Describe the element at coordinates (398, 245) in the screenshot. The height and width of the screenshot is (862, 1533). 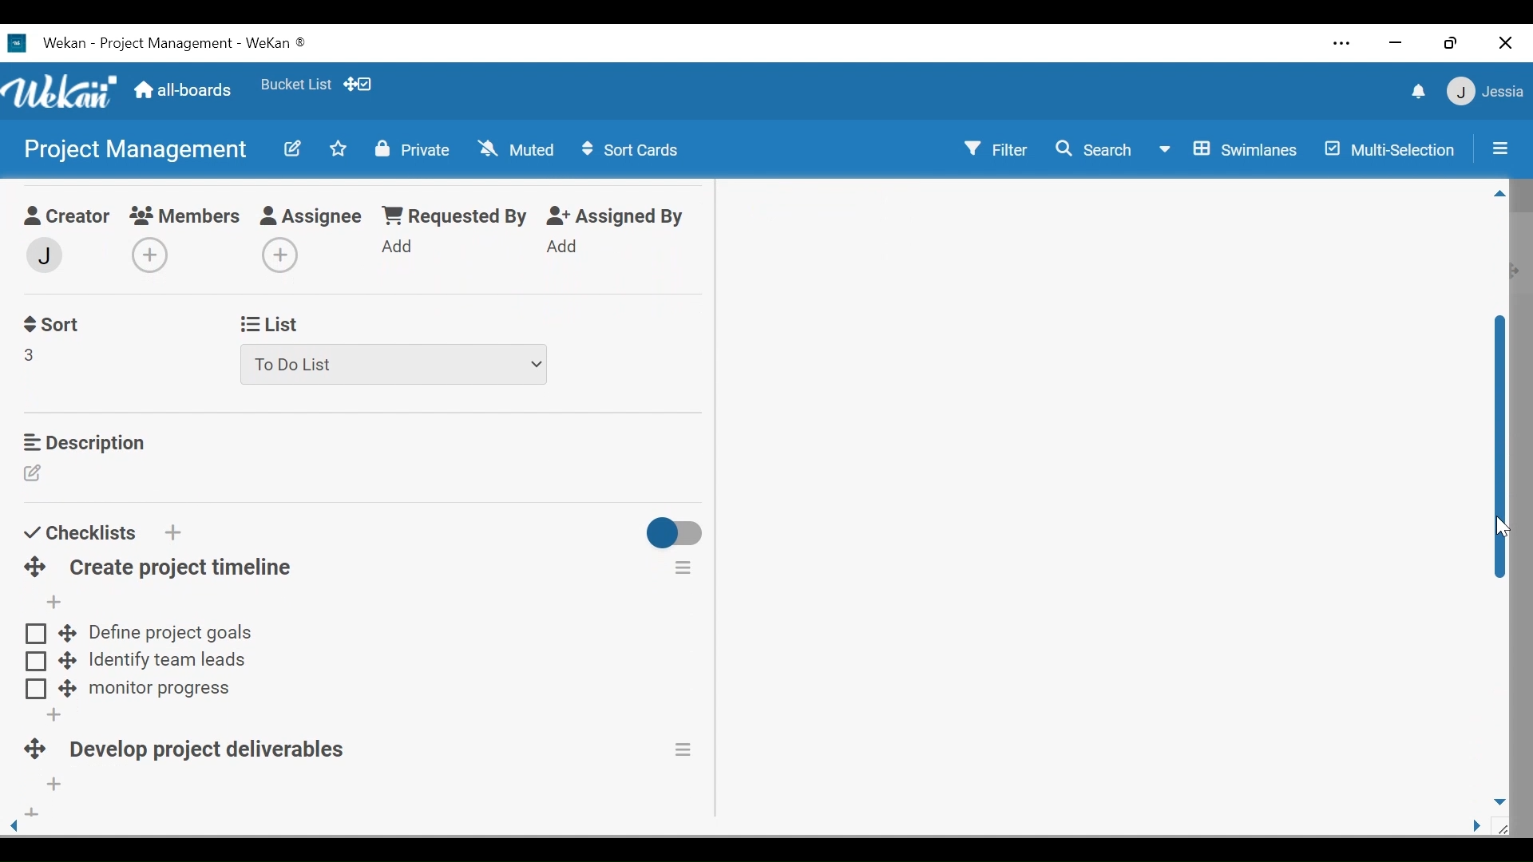
I see `Add Requested by` at that location.